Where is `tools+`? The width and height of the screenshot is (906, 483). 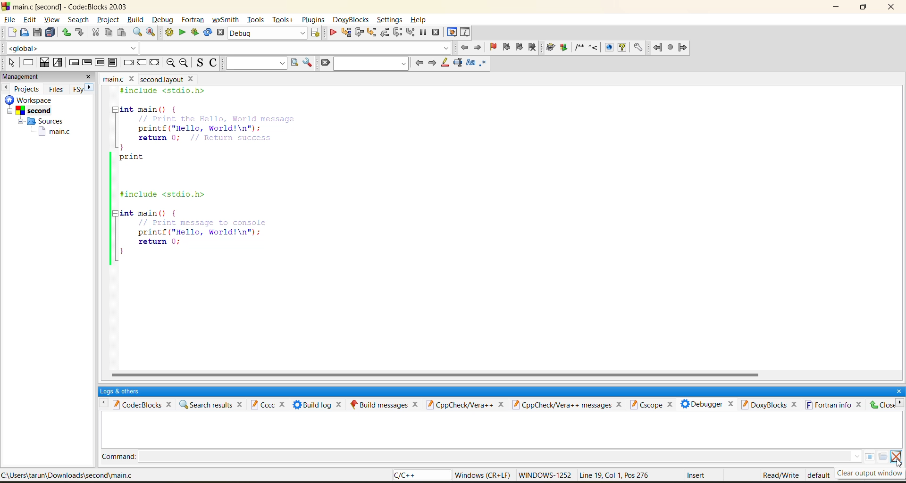 tools+ is located at coordinates (284, 20).